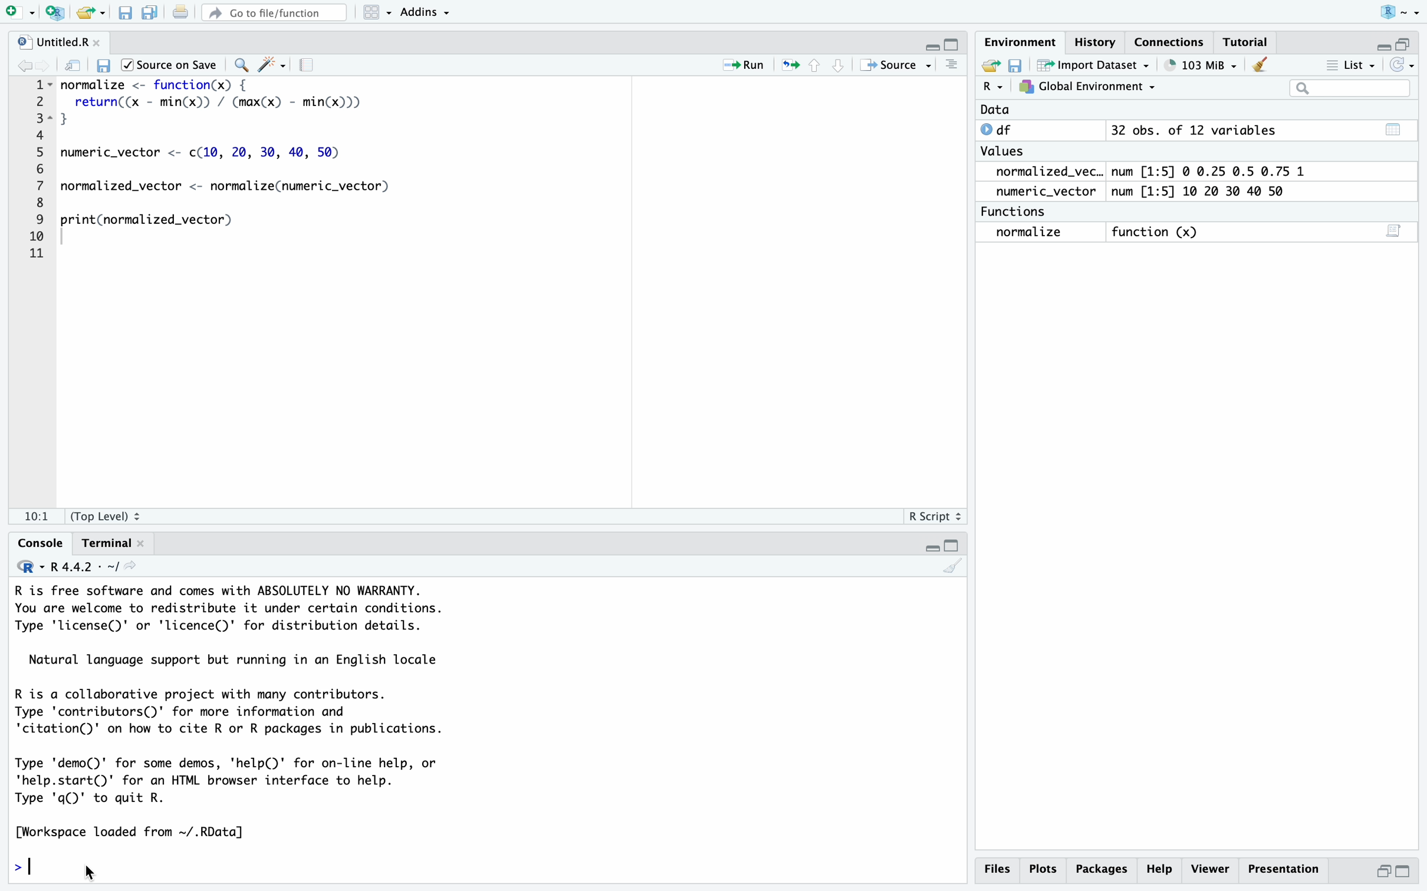 This screenshot has width=1427, height=891. Describe the element at coordinates (790, 66) in the screenshot. I see `Re-run the previous code region (Ctrl + Alt + P)` at that location.